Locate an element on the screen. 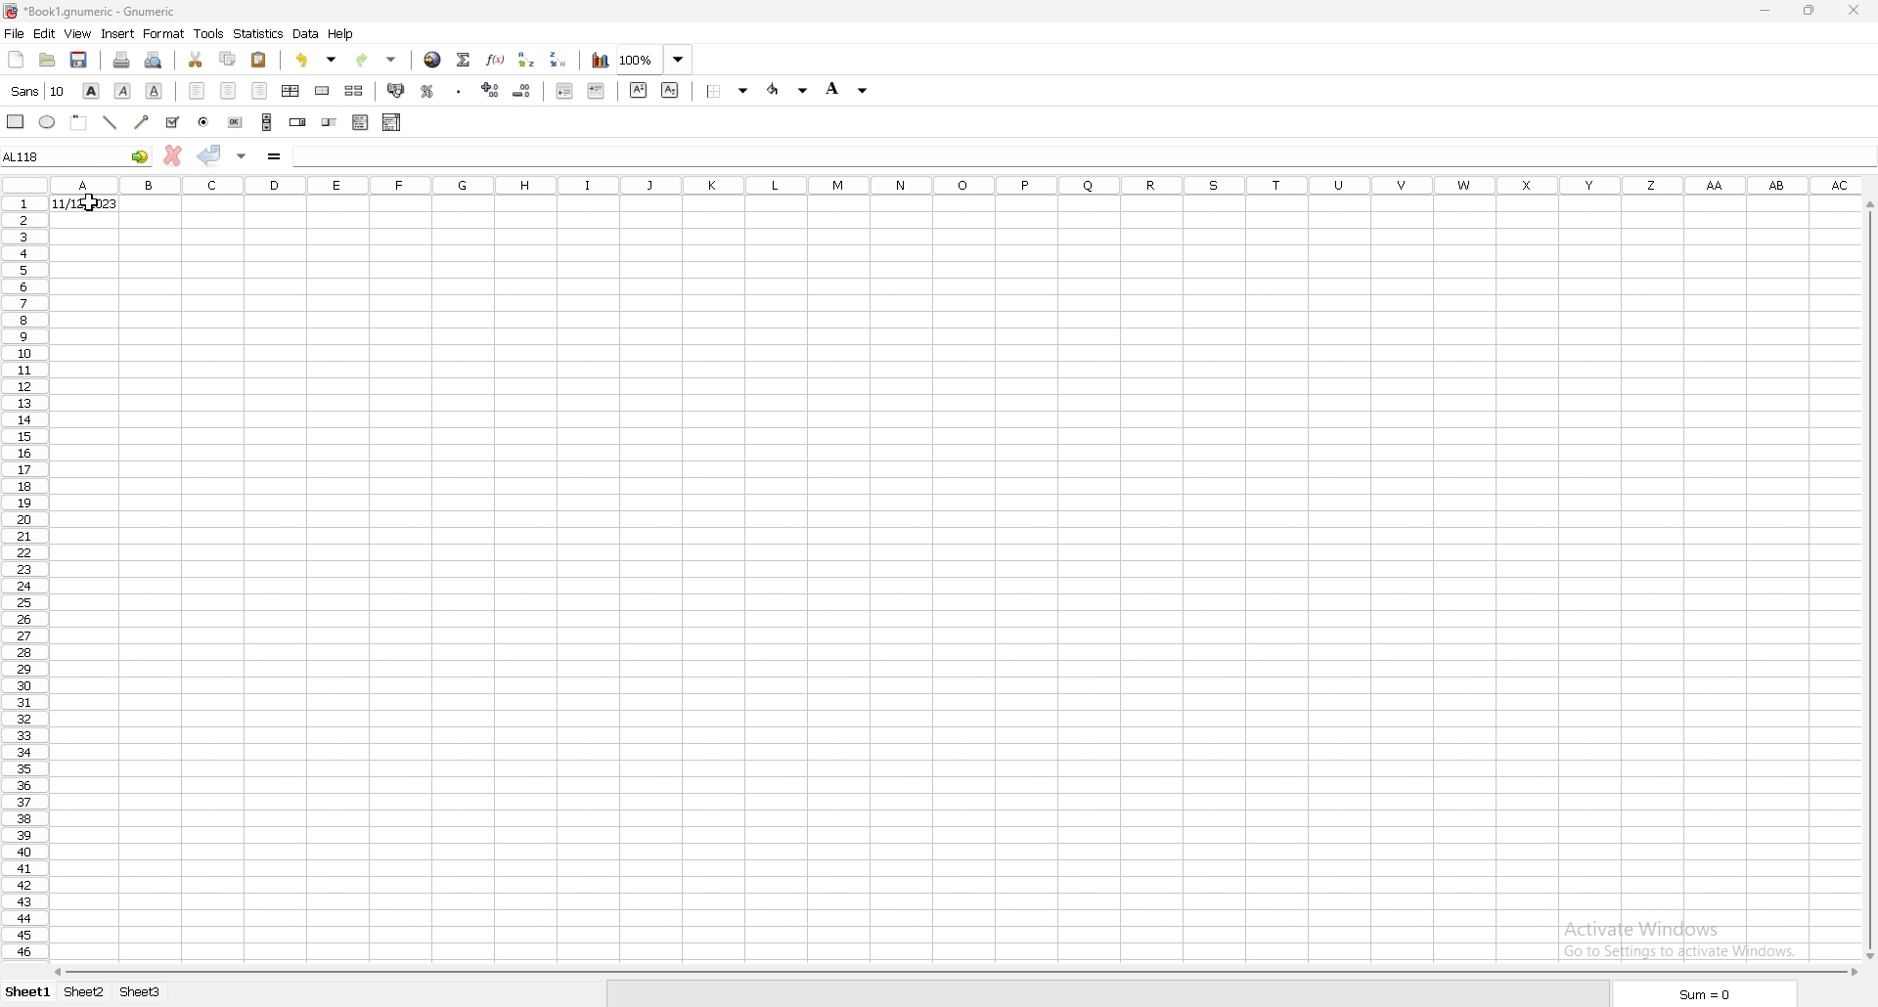 This screenshot has height=1007, width=1878. ellipse is located at coordinates (47, 122).